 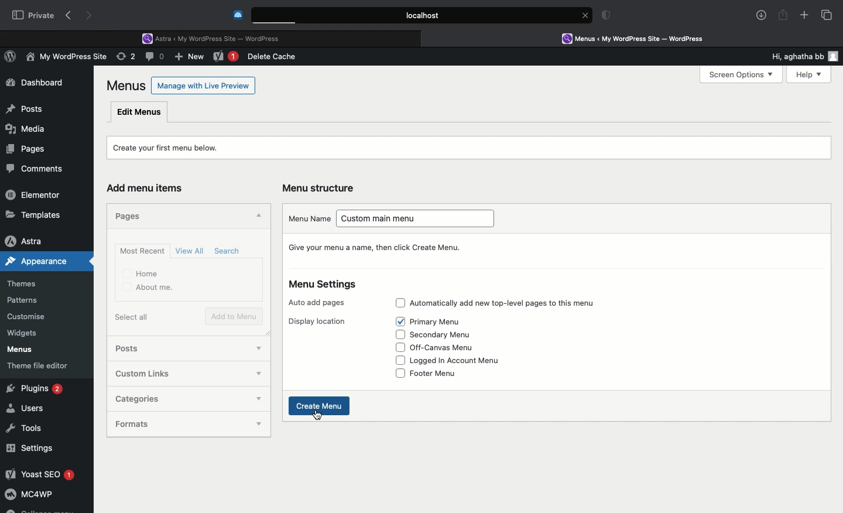 I want to click on Give your menu a name, then click Create Menu, so click(x=379, y=247).